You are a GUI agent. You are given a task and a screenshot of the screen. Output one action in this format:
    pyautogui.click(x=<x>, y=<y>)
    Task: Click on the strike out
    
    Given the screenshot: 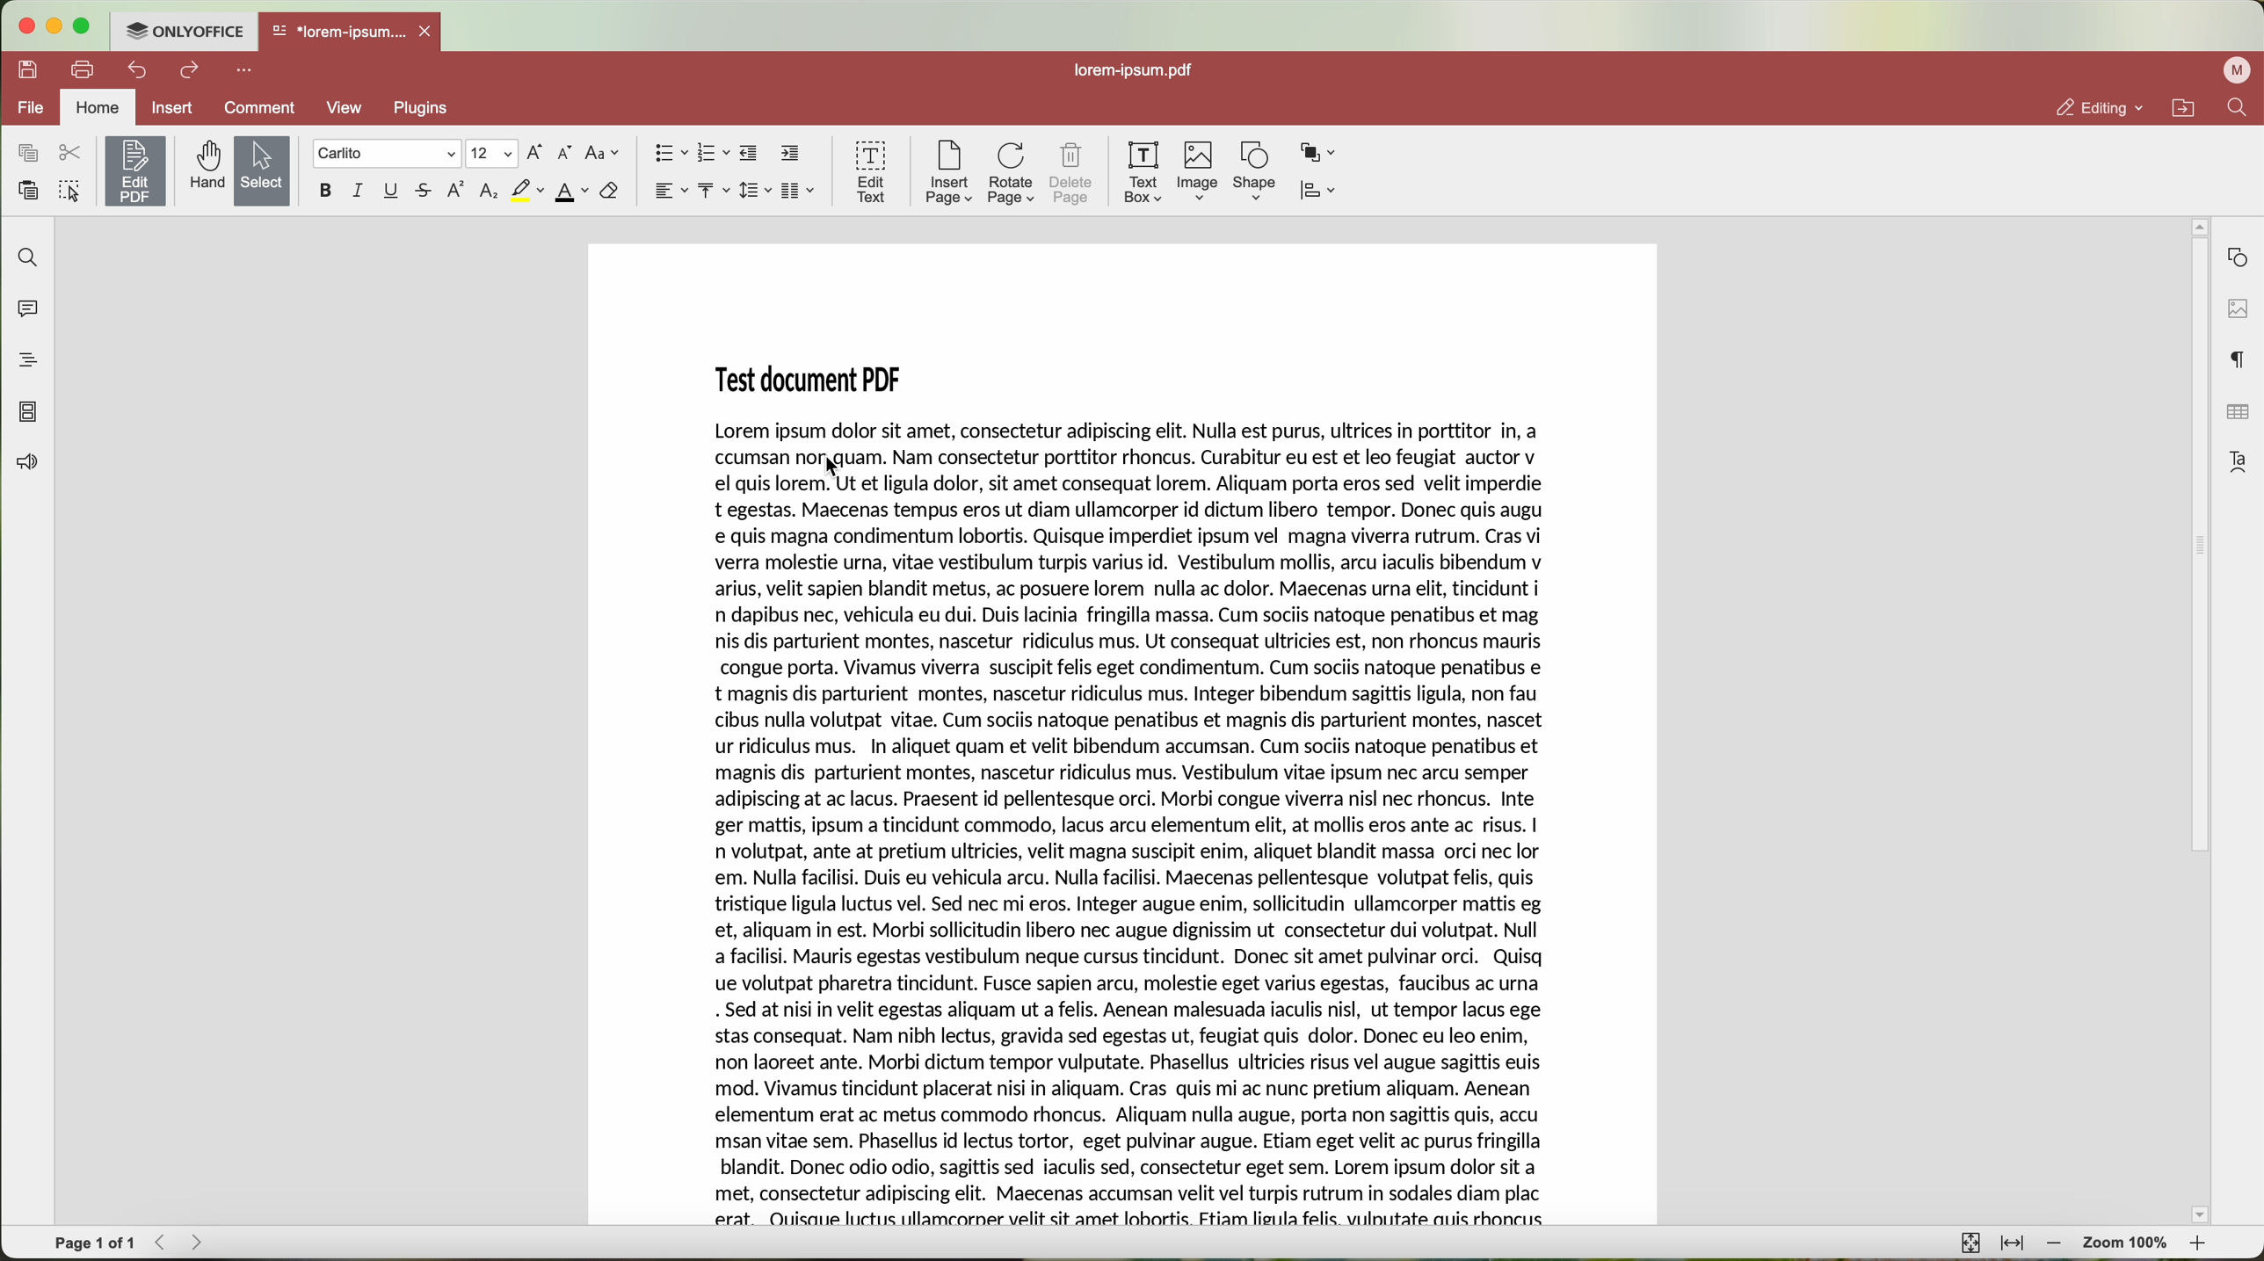 What is the action you would take?
    pyautogui.click(x=428, y=191)
    